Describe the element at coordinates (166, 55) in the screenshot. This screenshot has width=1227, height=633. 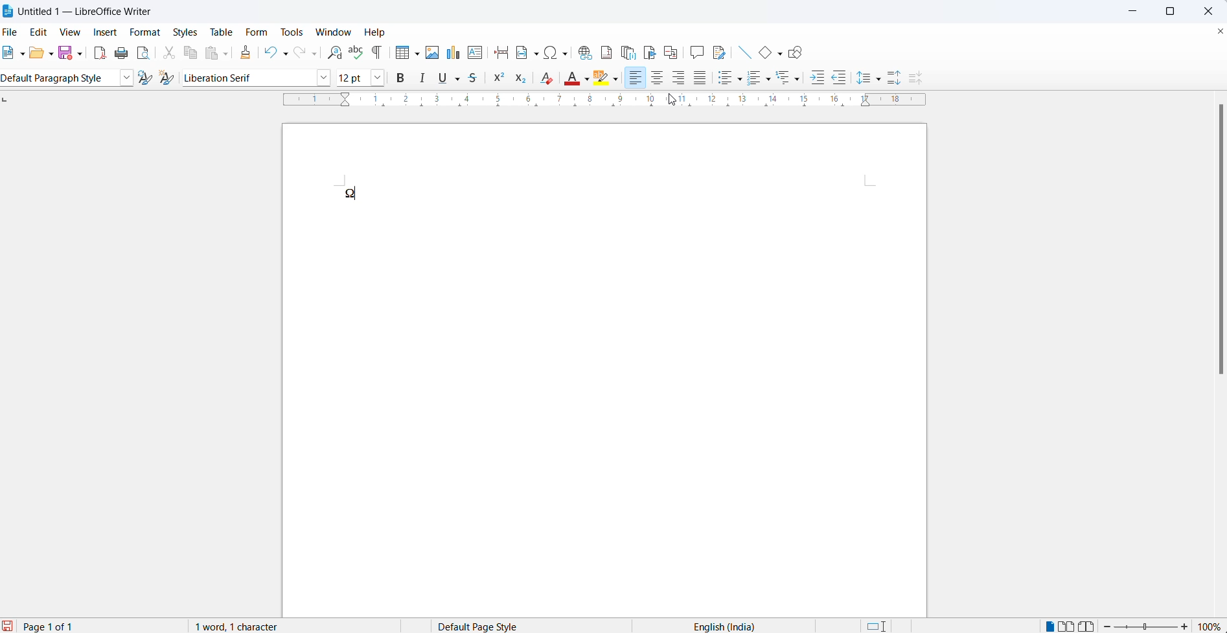
I see `cut` at that location.